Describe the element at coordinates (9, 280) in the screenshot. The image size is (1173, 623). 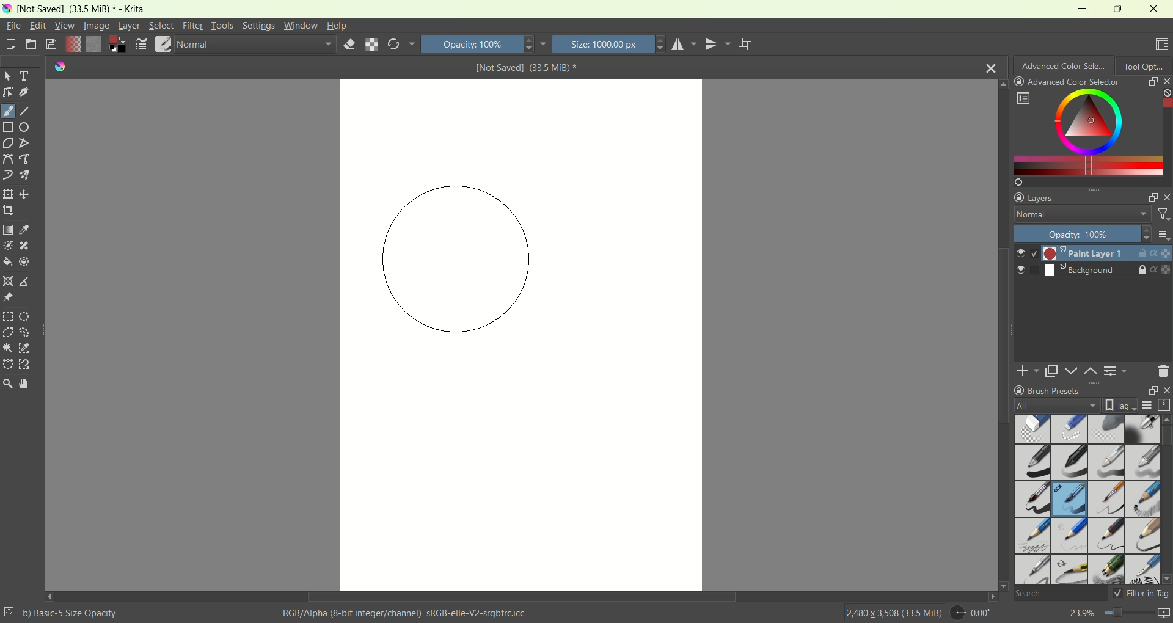
I see `assistant tool` at that location.